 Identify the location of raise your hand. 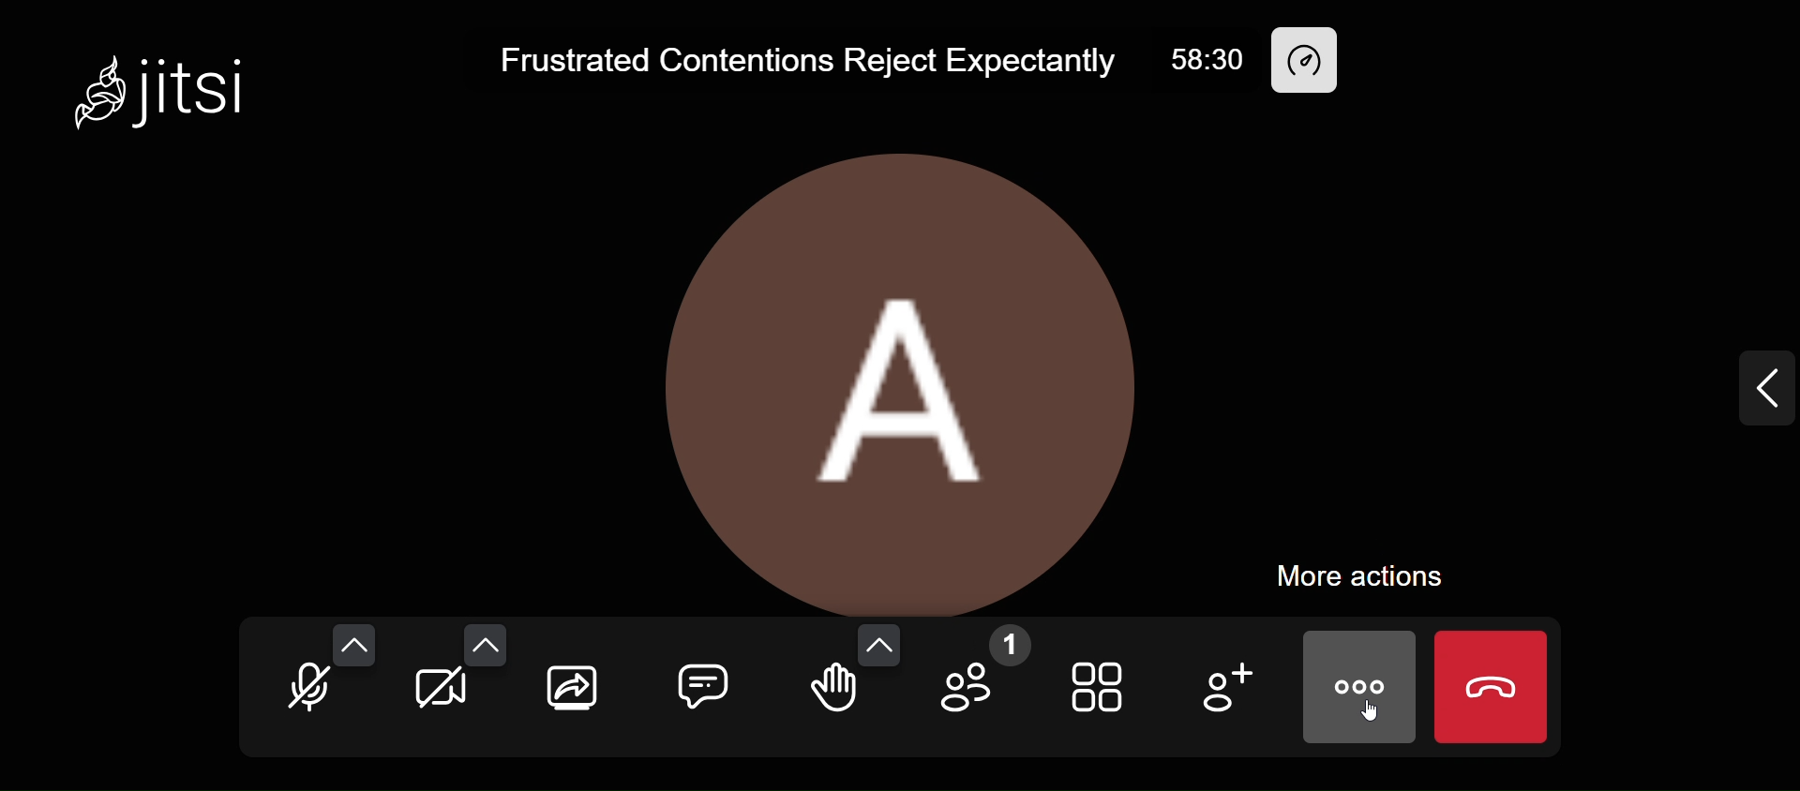
(832, 695).